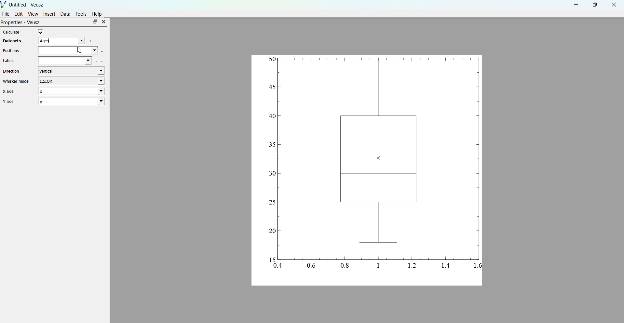 This screenshot has width=624, height=323. I want to click on maximise, so click(593, 5).